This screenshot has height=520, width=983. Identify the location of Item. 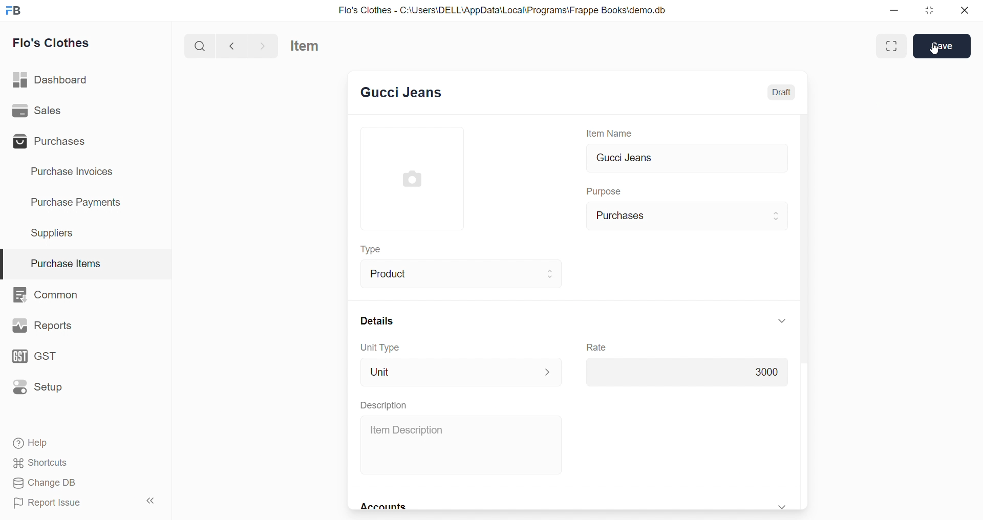
(312, 46).